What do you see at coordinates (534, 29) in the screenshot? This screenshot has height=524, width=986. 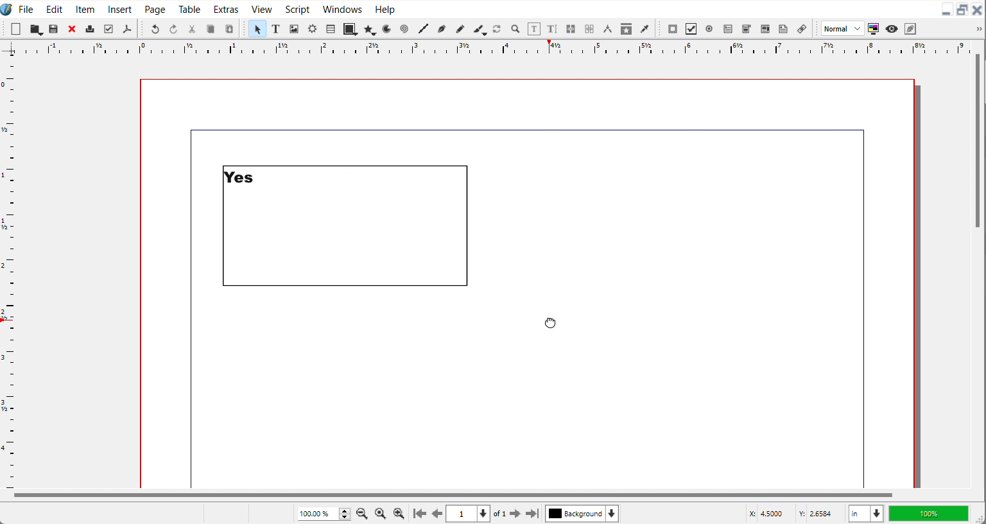 I see `Edit content with frame` at bounding box center [534, 29].